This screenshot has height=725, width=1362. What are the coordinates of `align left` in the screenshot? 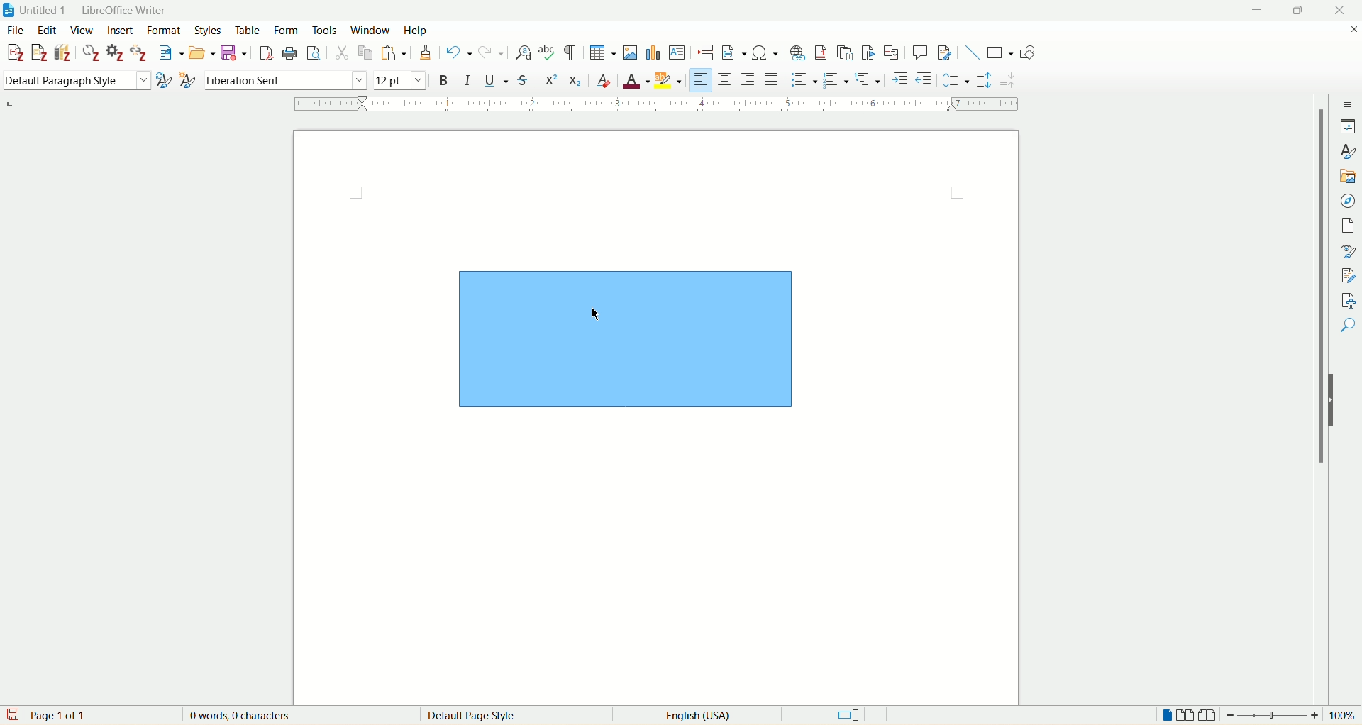 It's located at (699, 79).